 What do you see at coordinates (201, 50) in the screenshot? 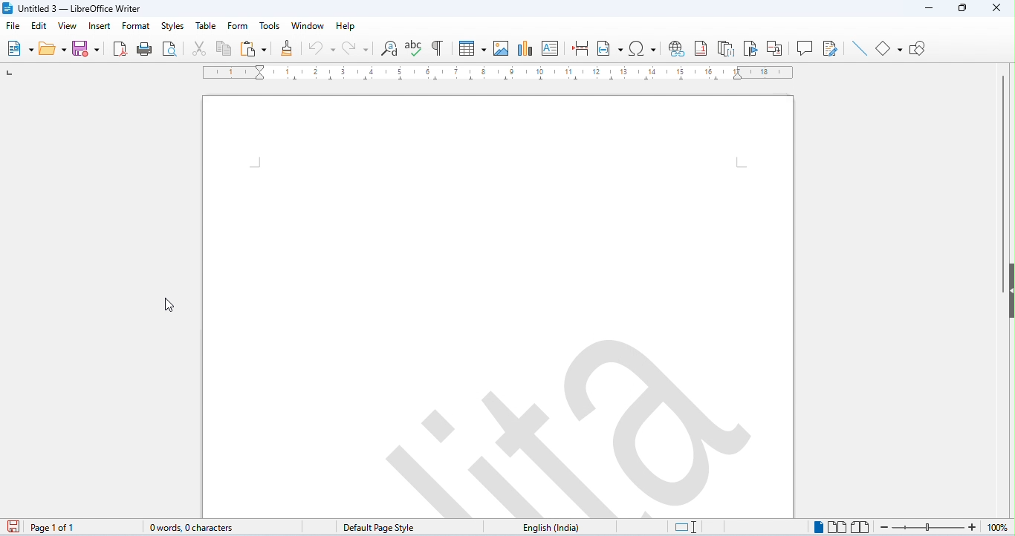
I see `cut` at bounding box center [201, 50].